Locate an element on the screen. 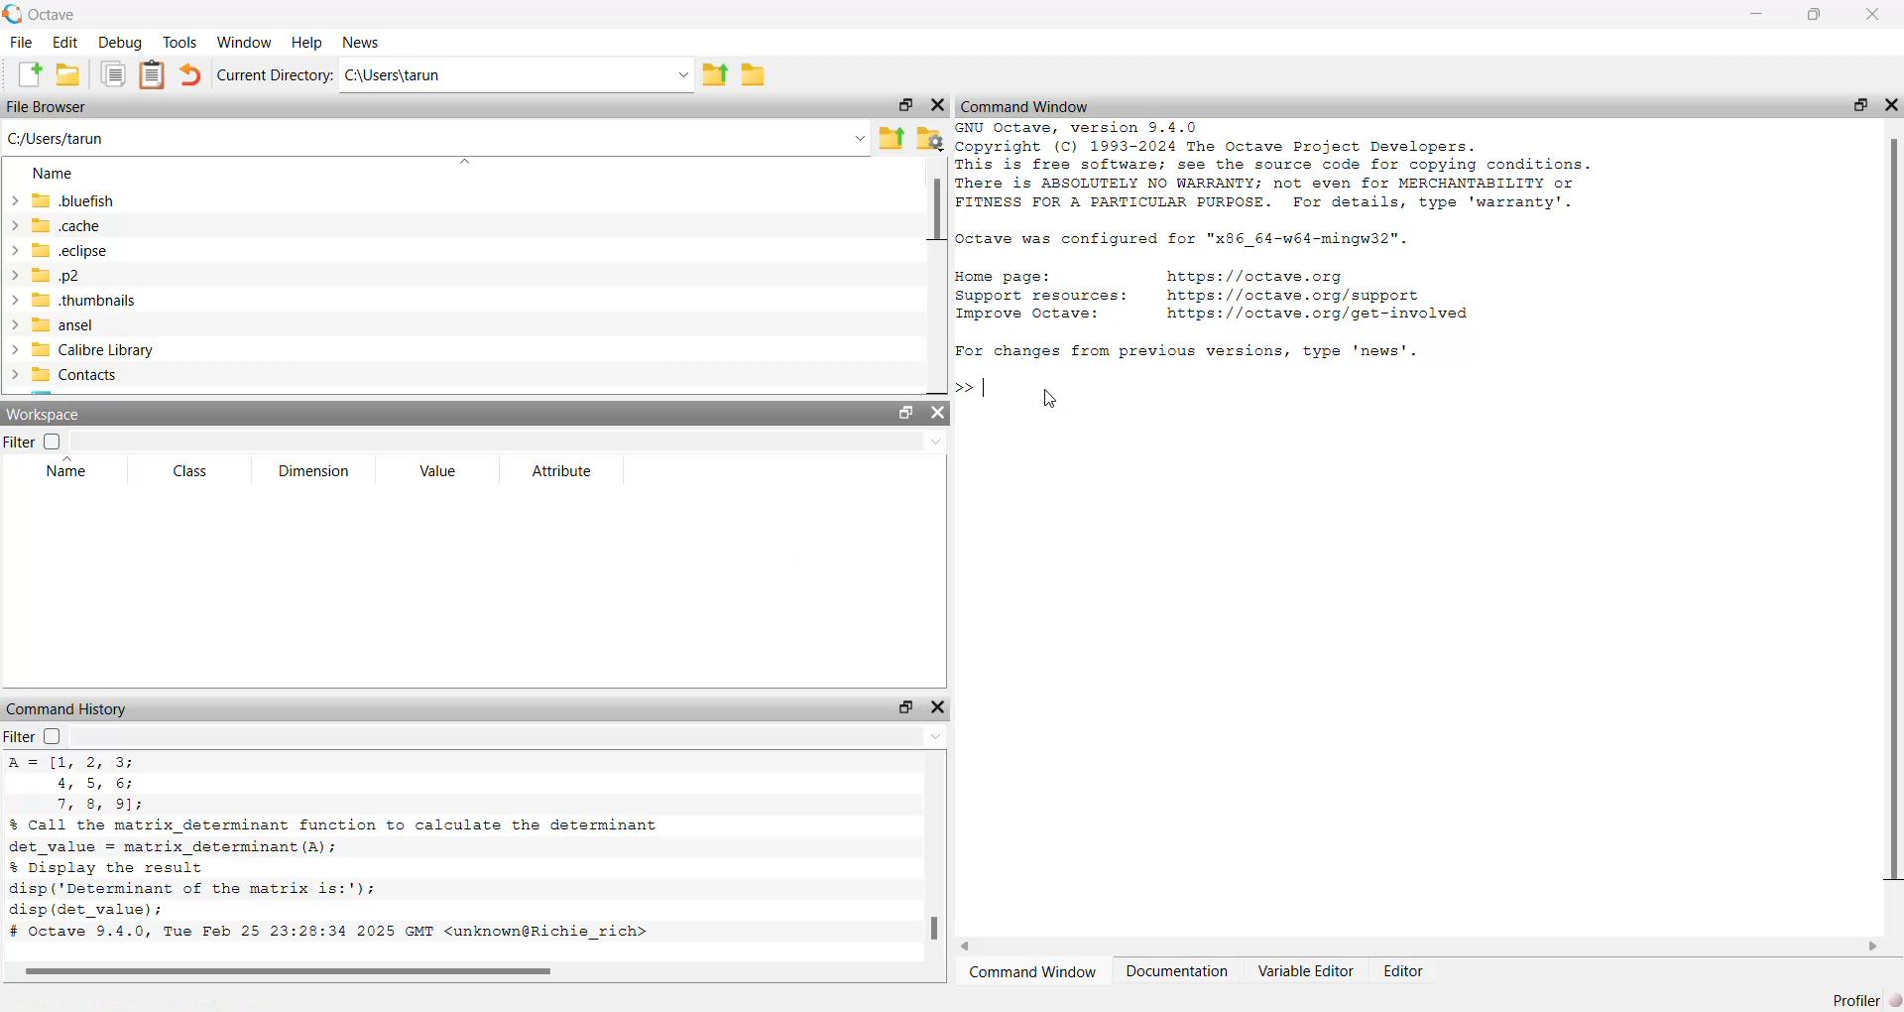 The width and height of the screenshot is (1904, 1012). scrollbar  is located at coordinates (932, 864).